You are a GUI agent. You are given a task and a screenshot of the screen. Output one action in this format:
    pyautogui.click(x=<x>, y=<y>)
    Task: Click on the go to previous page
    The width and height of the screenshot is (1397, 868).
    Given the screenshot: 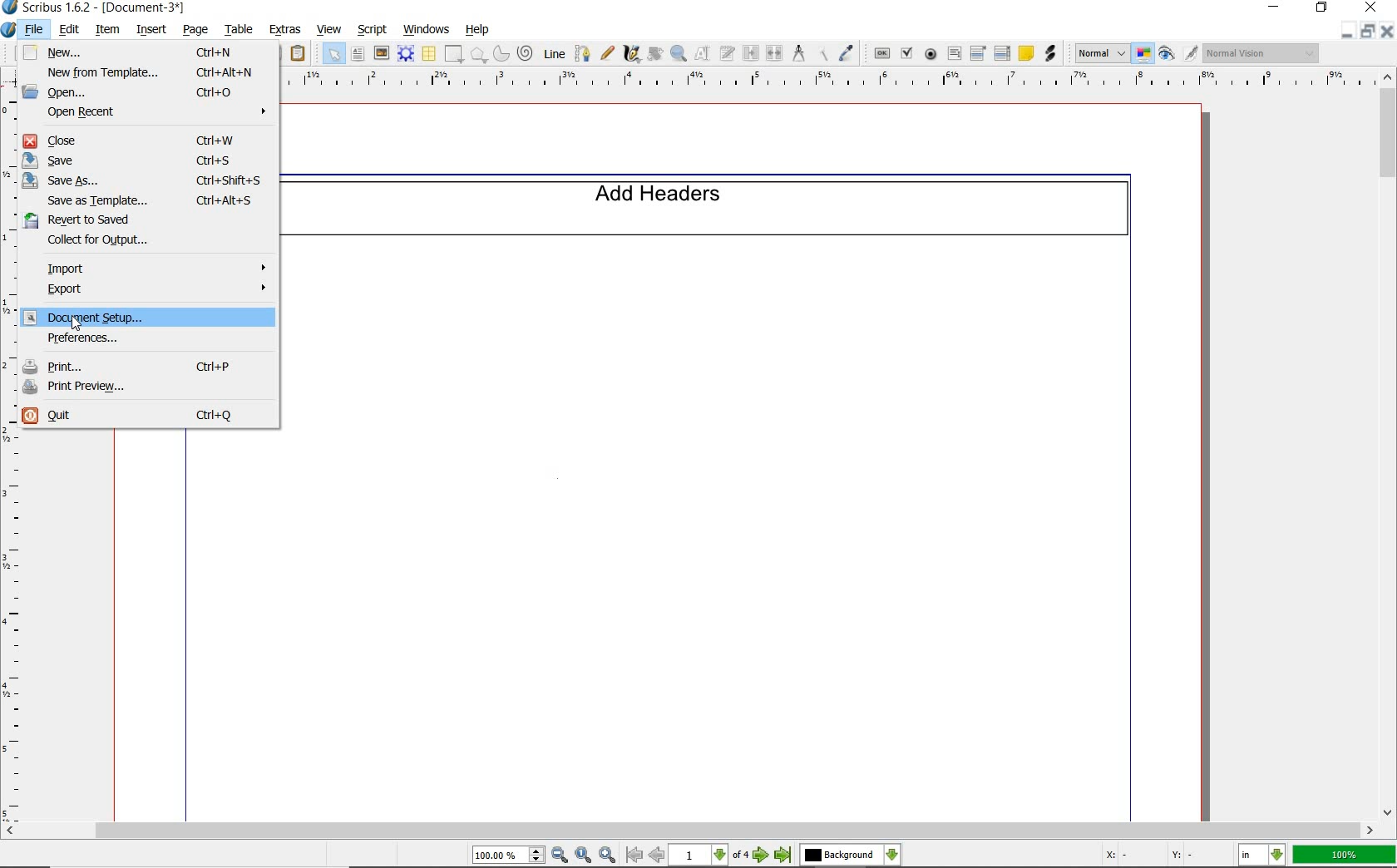 What is the action you would take?
    pyautogui.click(x=658, y=856)
    